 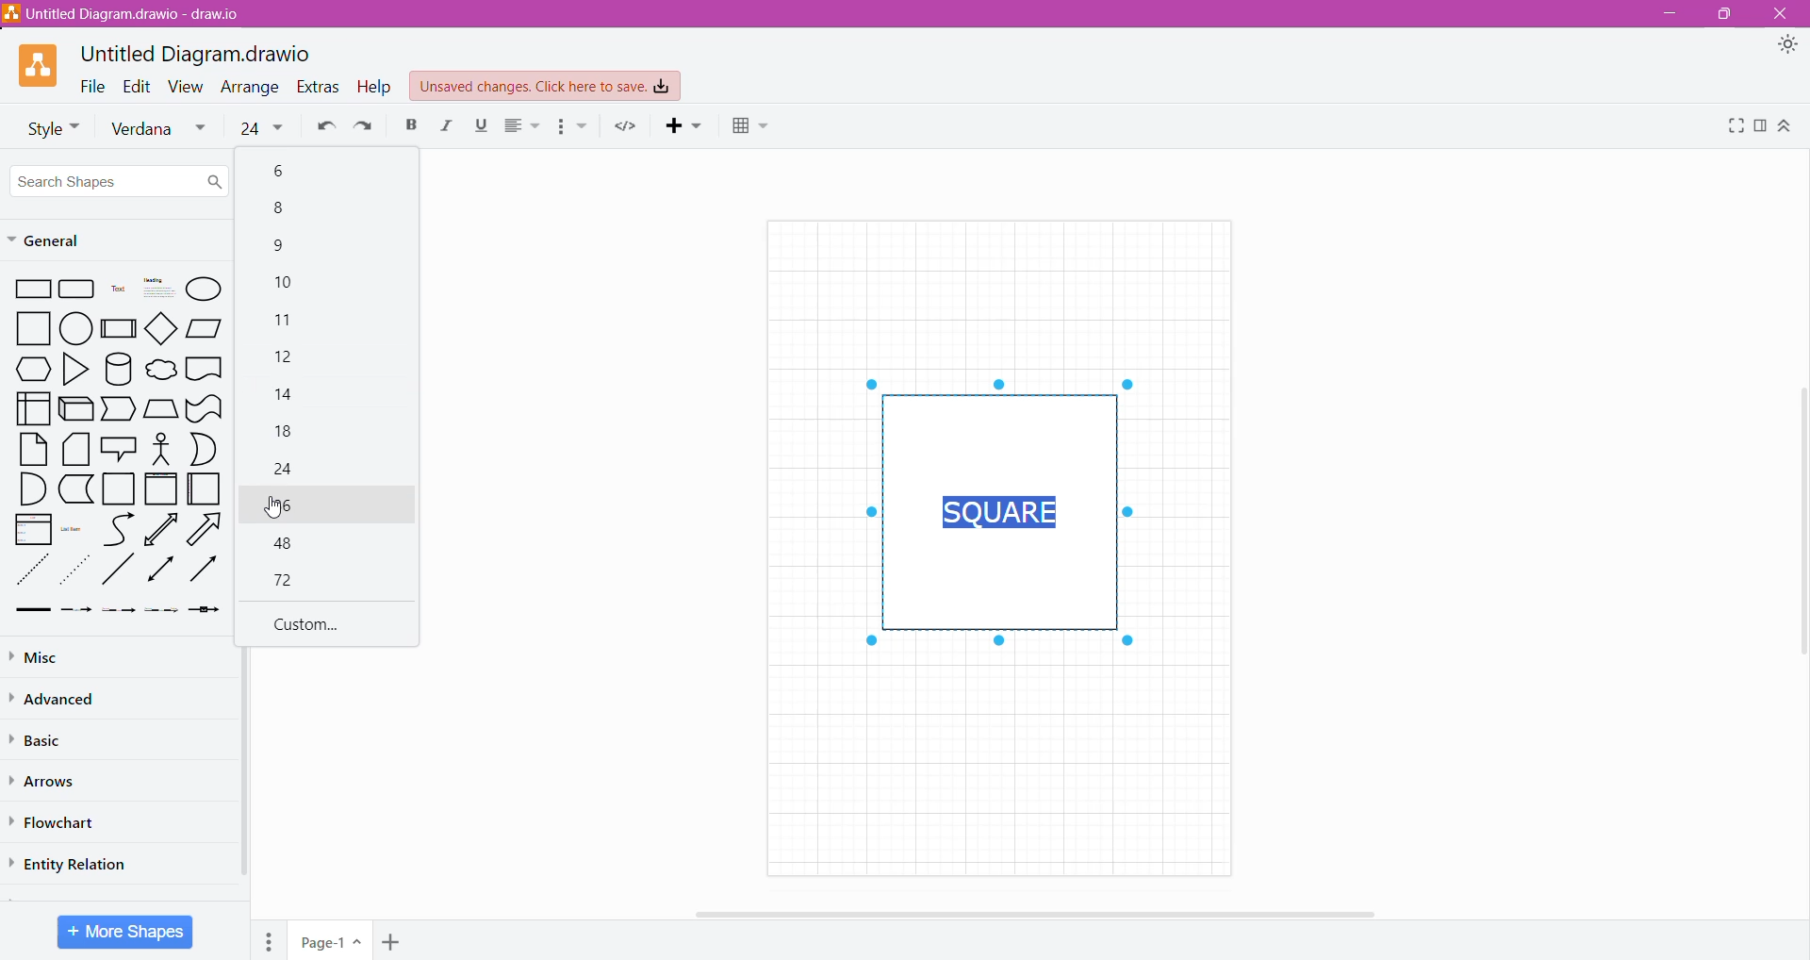 What do you see at coordinates (204, 489) in the screenshot?
I see `Folded Paper ` at bounding box center [204, 489].